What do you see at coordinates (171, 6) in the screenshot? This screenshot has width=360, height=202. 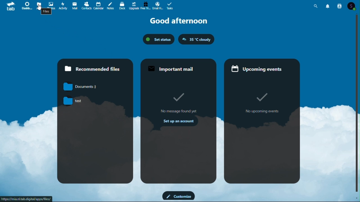 I see `tasks` at bounding box center [171, 6].